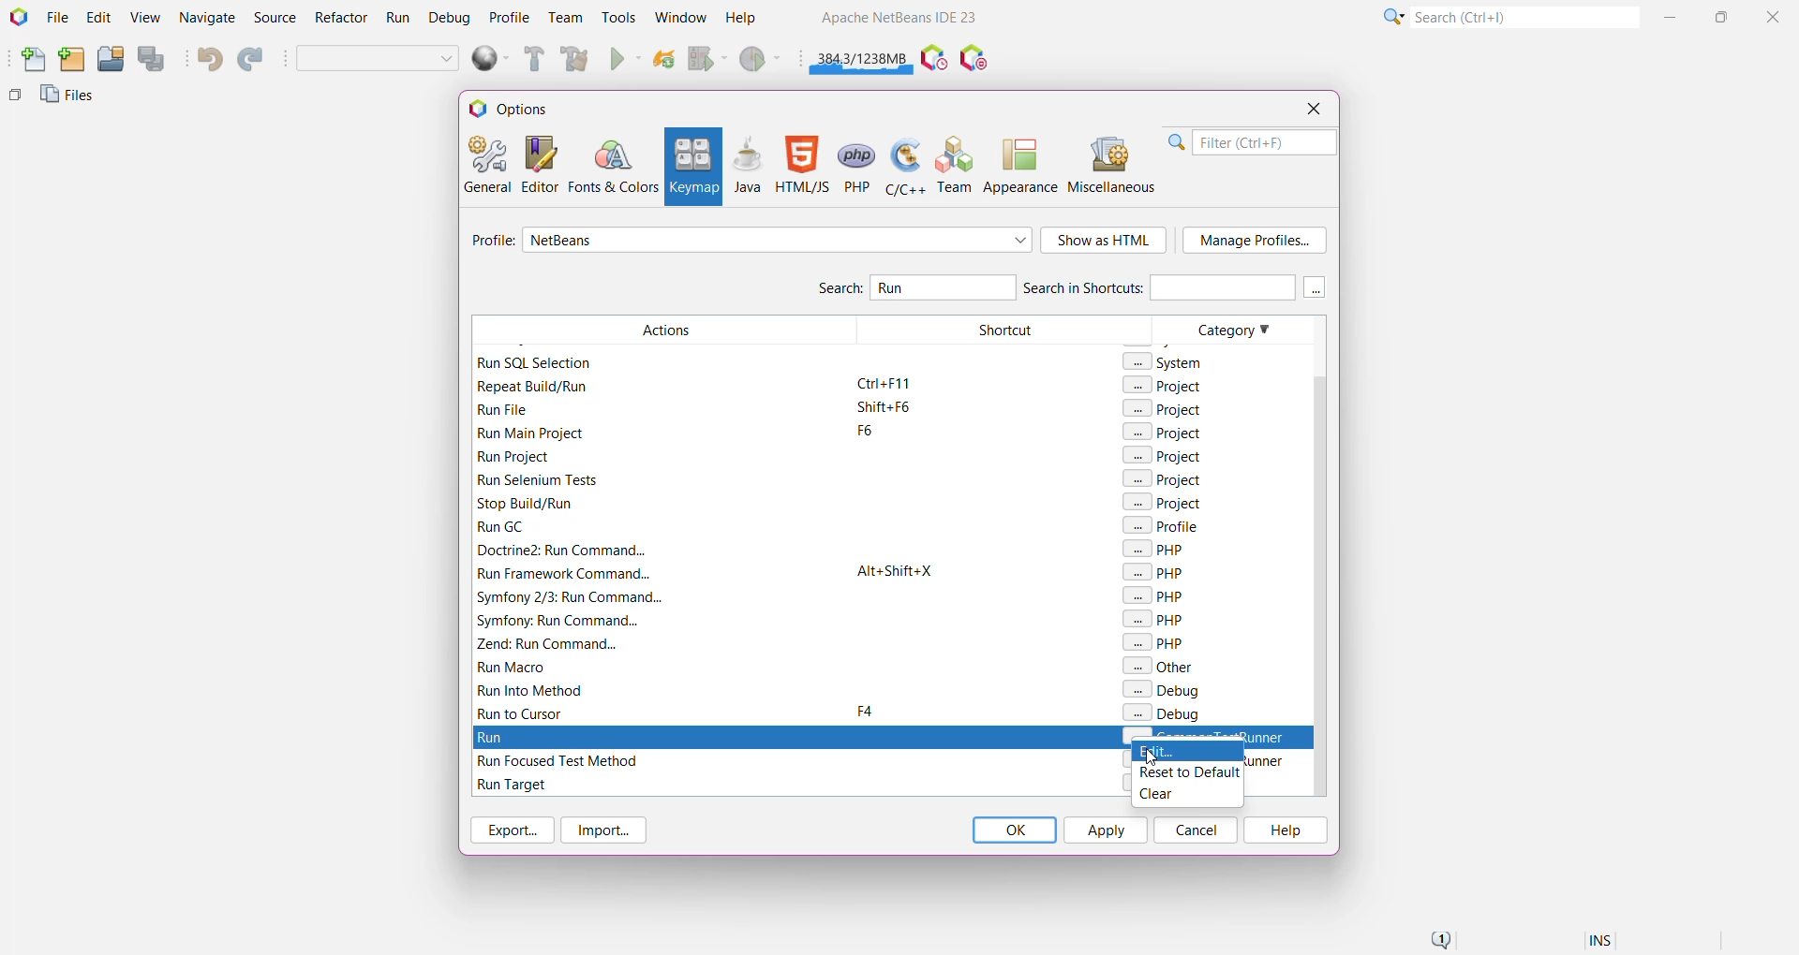 This screenshot has width=1799, height=955. What do you see at coordinates (1014, 830) in the screenshot?
I see `OK` at bounding box center [1014, 830].